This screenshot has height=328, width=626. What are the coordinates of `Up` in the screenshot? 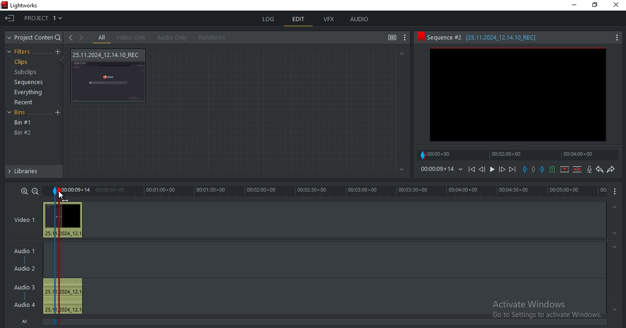 It's located at (615, 247).